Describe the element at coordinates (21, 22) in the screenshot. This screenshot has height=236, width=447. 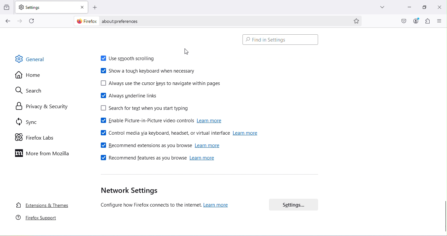
I see `Go forward one page` at that location.